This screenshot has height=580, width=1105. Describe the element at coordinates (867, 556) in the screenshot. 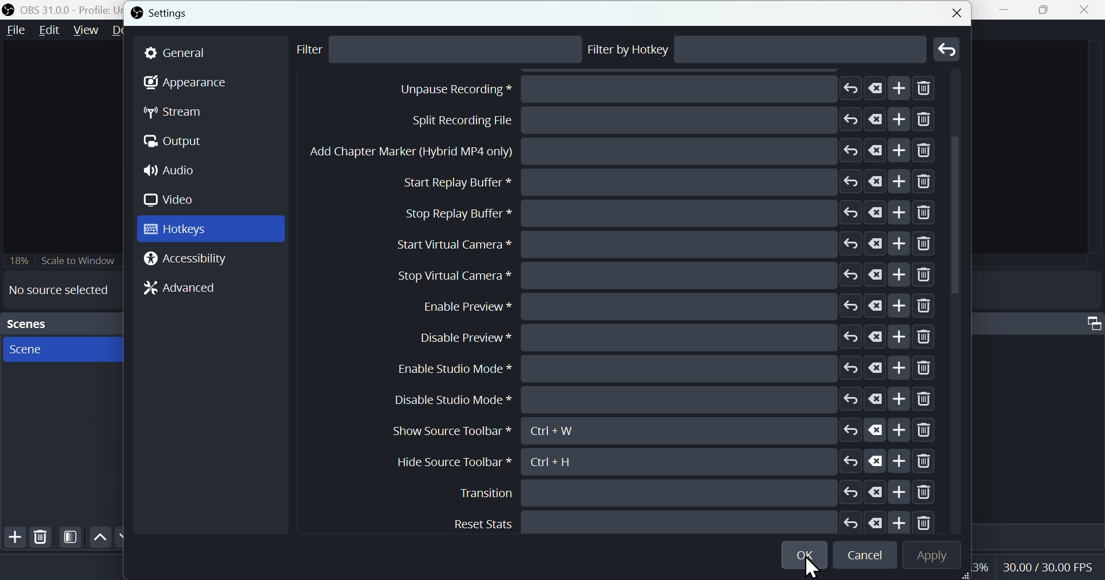

I see `cancel` at that location.